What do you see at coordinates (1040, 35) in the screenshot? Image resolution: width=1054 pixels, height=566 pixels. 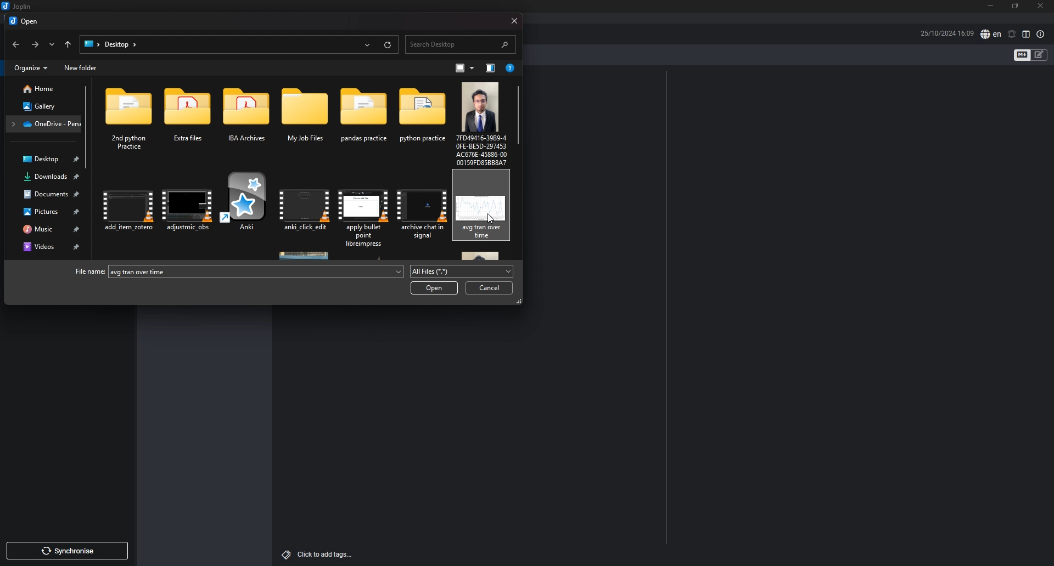 I see `note properties` at bounding box center [1040, 35].